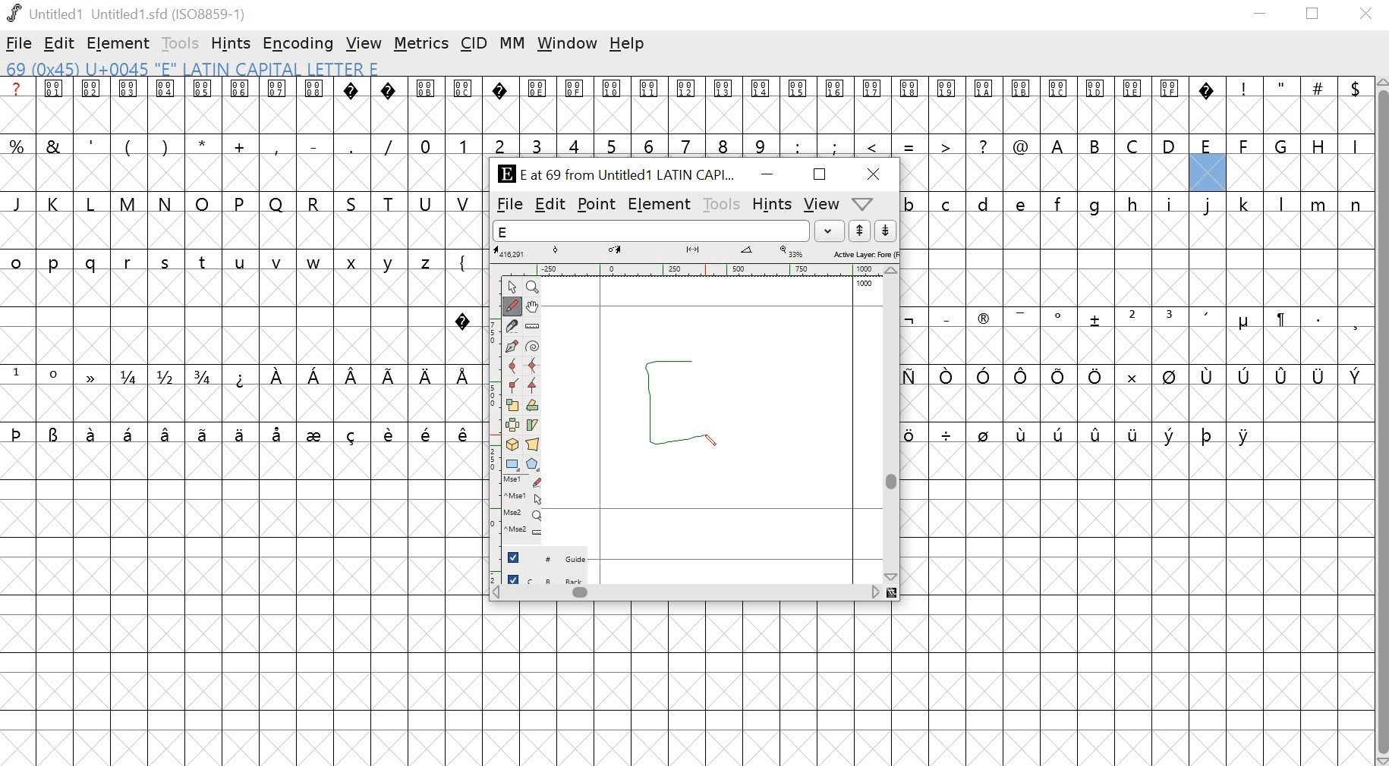 This screenshot has width=1389, height=766. What do you see at coordinates (513, 406) in the screenshot?
I see `Scale` at bounding box center [513, 406].